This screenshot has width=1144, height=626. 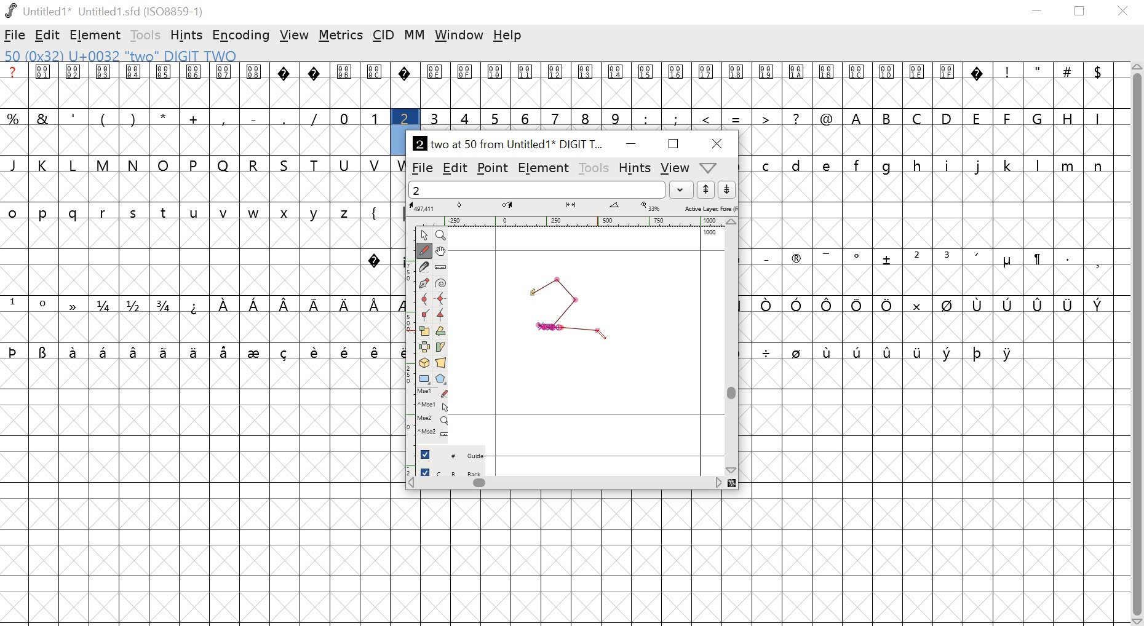 What do you see at coordinates (440, 348) in the screenshot?
I see `skew` at bounding box center [440, 348].